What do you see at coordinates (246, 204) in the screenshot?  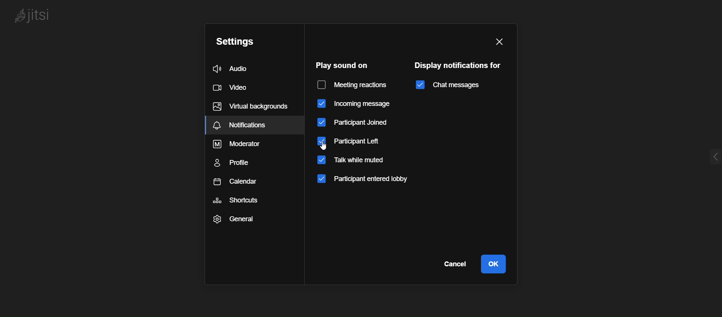 I see `shortcuts` at bounding box center [246, 204].